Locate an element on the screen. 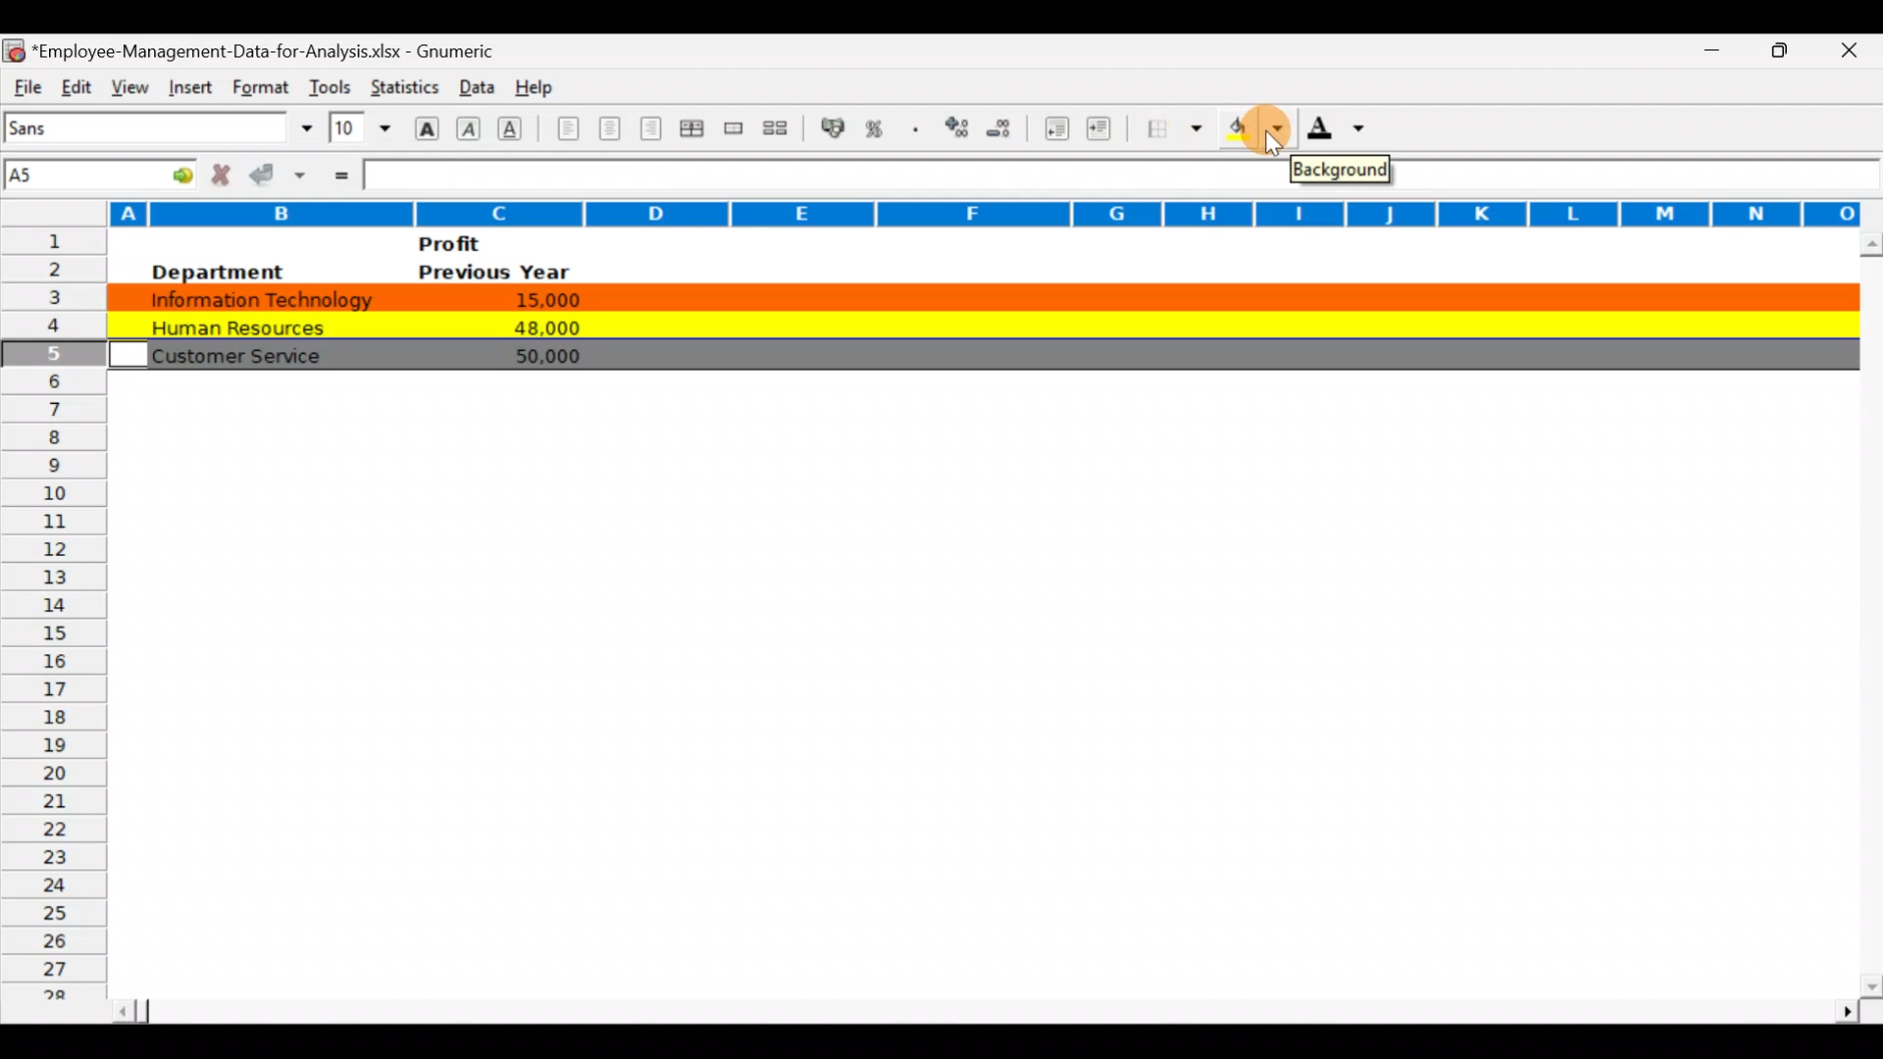  Row 5 of data selected is located at coordinates (978, 353).